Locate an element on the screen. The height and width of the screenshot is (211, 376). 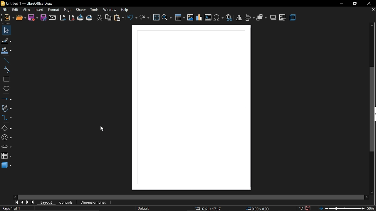
attach is located at coordinates (53, 18).